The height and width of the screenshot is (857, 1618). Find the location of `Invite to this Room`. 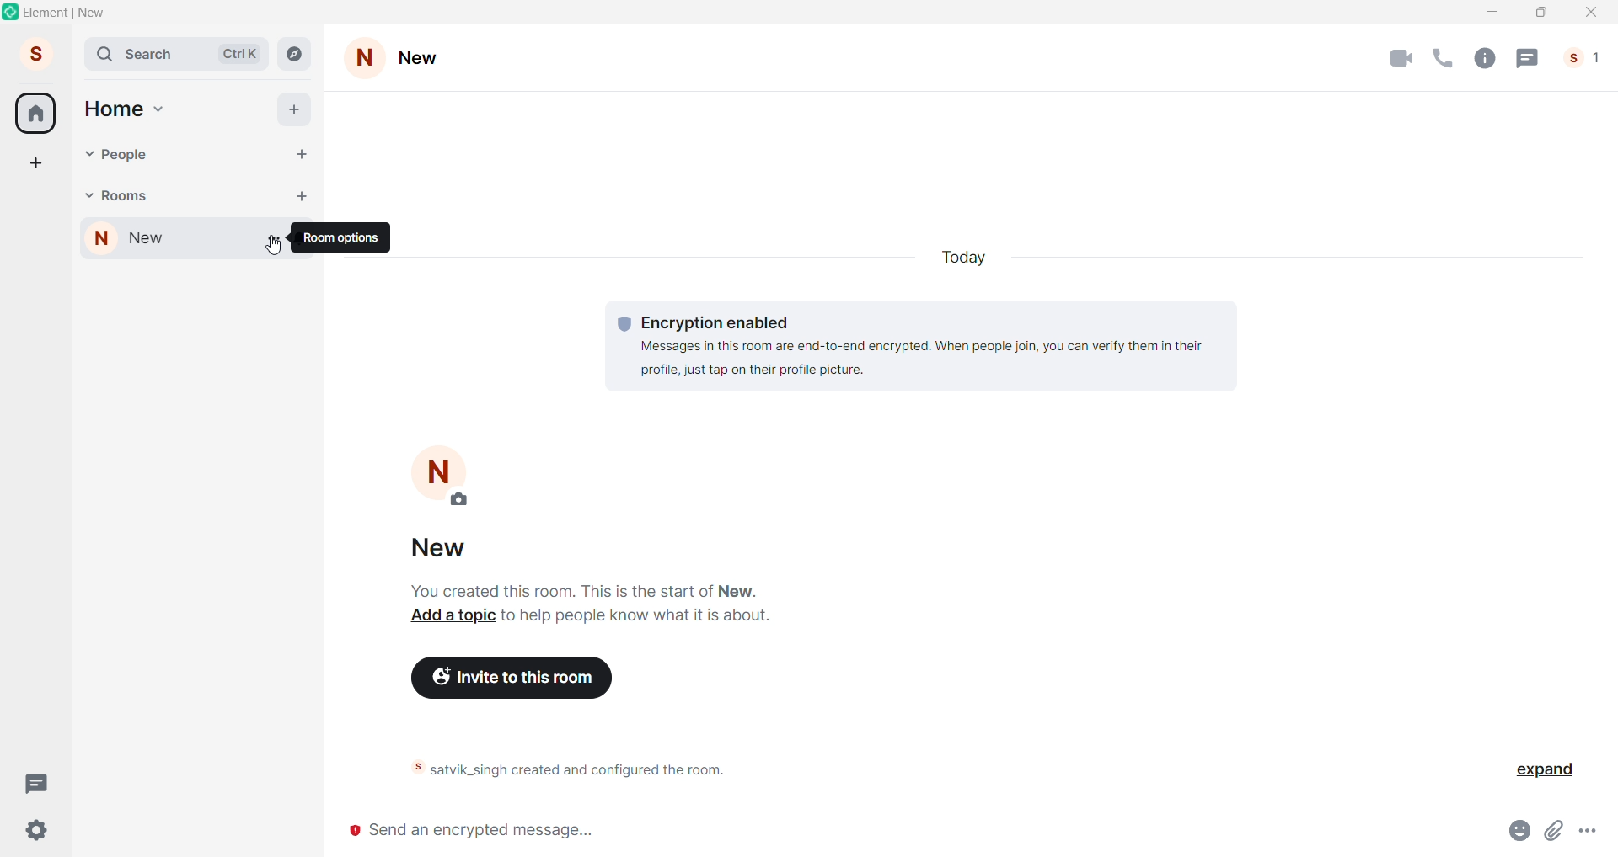

Invite to this Room is located at coordinates (520, 676).